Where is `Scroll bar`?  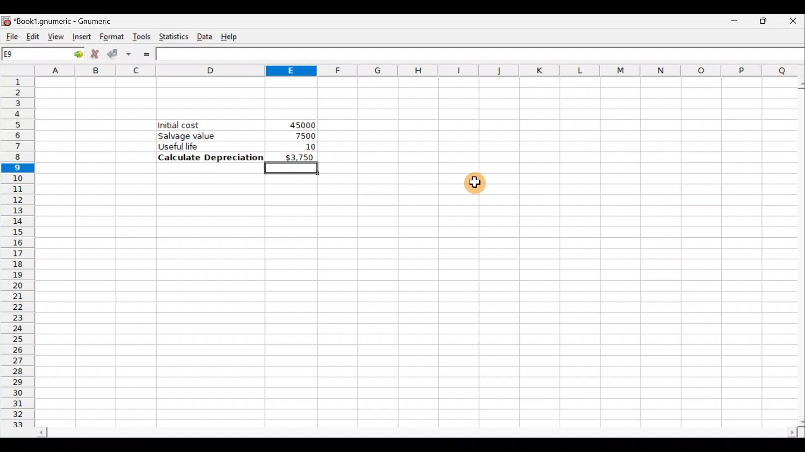 Scroll bar is located at coordinates (797, 249).